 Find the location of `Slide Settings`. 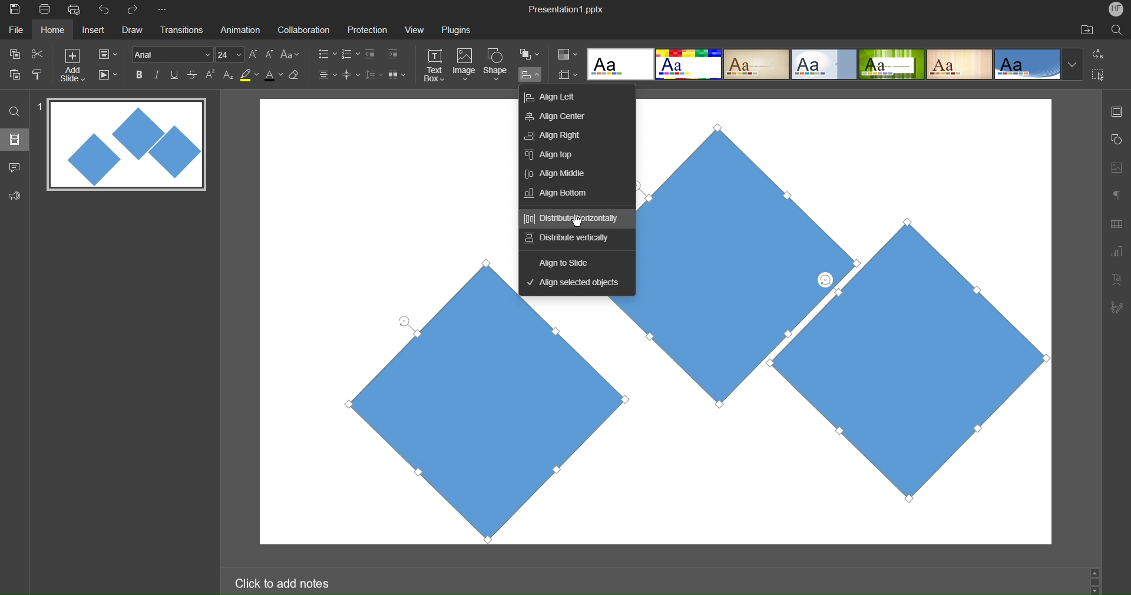

Slide Settings is located at coordinates (108, 54).